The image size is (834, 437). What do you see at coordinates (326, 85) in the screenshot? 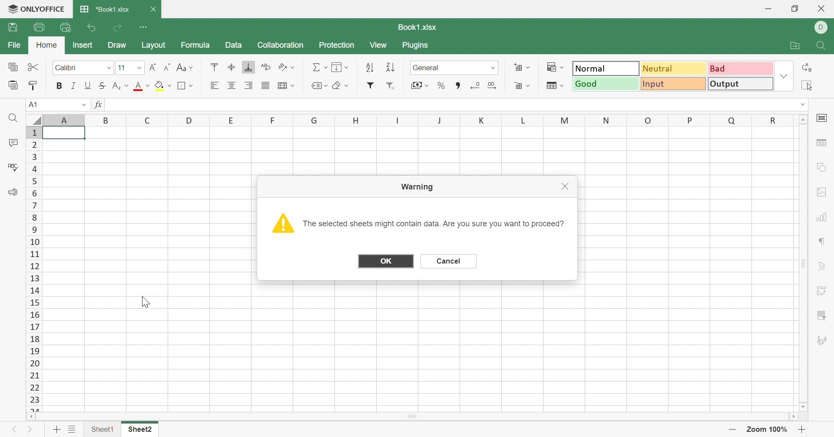
I see `Drop own` at bounding box center [326, 85].